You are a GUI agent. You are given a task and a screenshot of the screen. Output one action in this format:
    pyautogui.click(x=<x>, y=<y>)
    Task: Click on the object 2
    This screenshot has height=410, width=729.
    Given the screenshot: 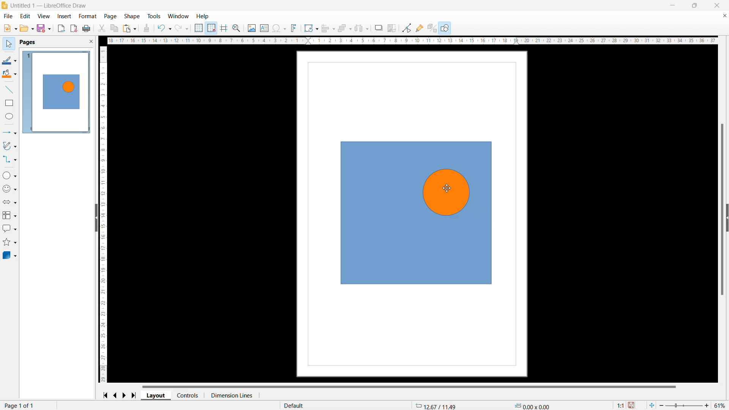 What is the action you would take?
    pyautogui.click(x=449, y=194)
    